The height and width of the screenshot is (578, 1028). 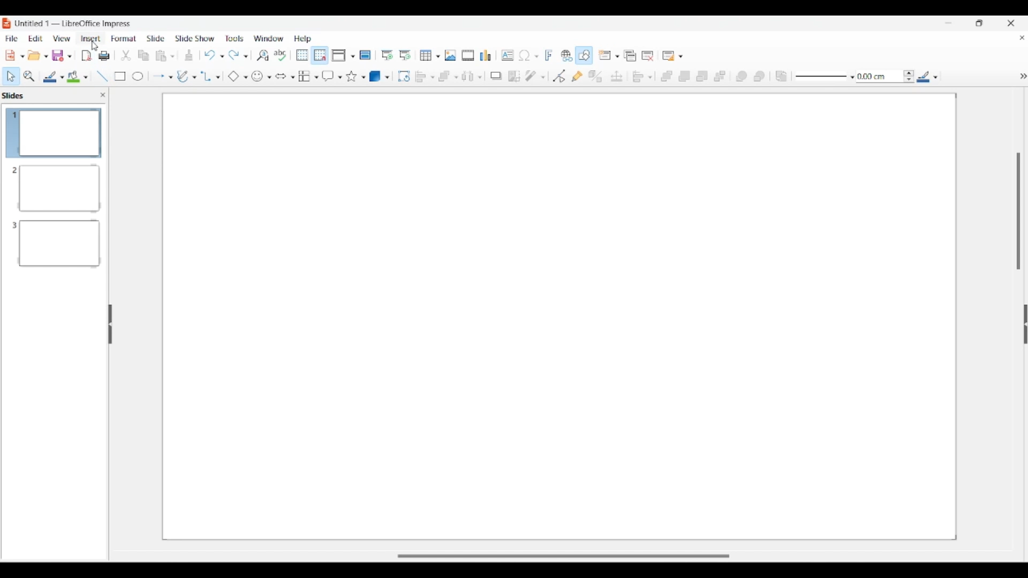 I want to click on Insert menu, so click(x=90, y=39).